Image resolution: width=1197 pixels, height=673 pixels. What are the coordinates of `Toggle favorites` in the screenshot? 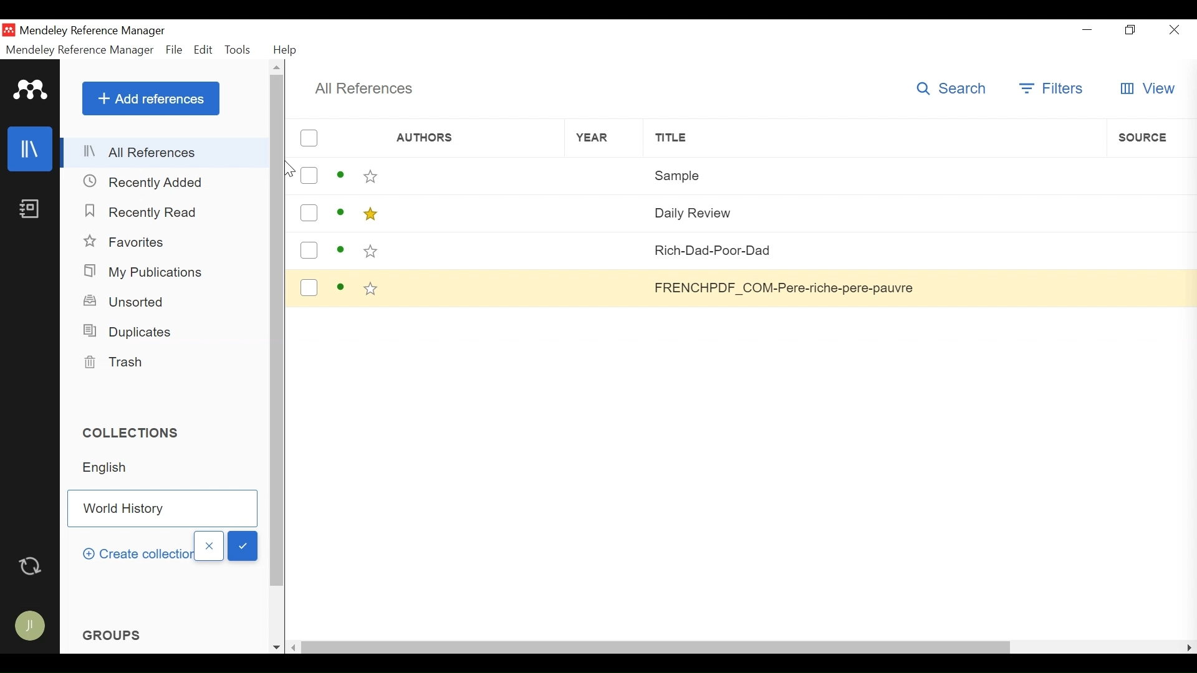 It's located at (372, 290).